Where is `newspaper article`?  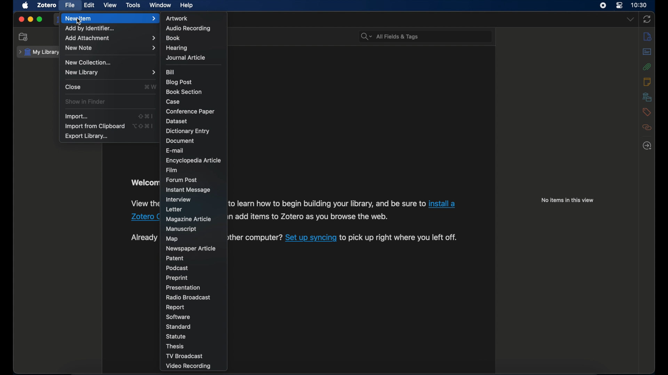
newspaper article is located at coordinates (190, 248).